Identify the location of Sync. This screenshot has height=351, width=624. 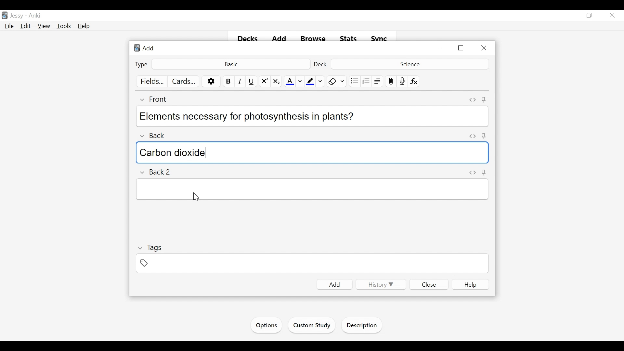
(379, 39).